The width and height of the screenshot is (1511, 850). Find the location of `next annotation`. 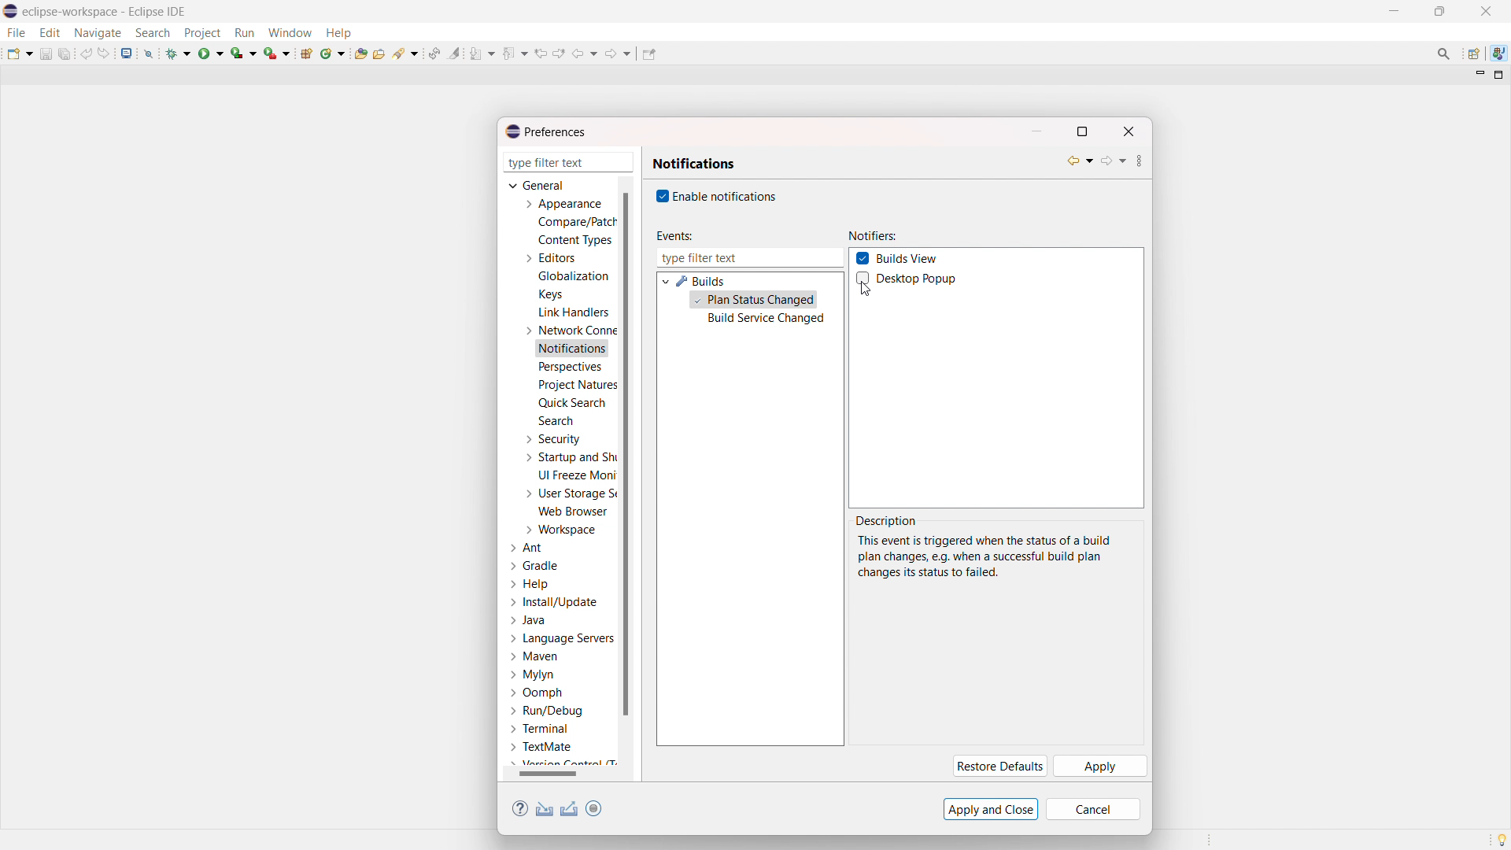

next annotation is located at coordinates (482, 53).